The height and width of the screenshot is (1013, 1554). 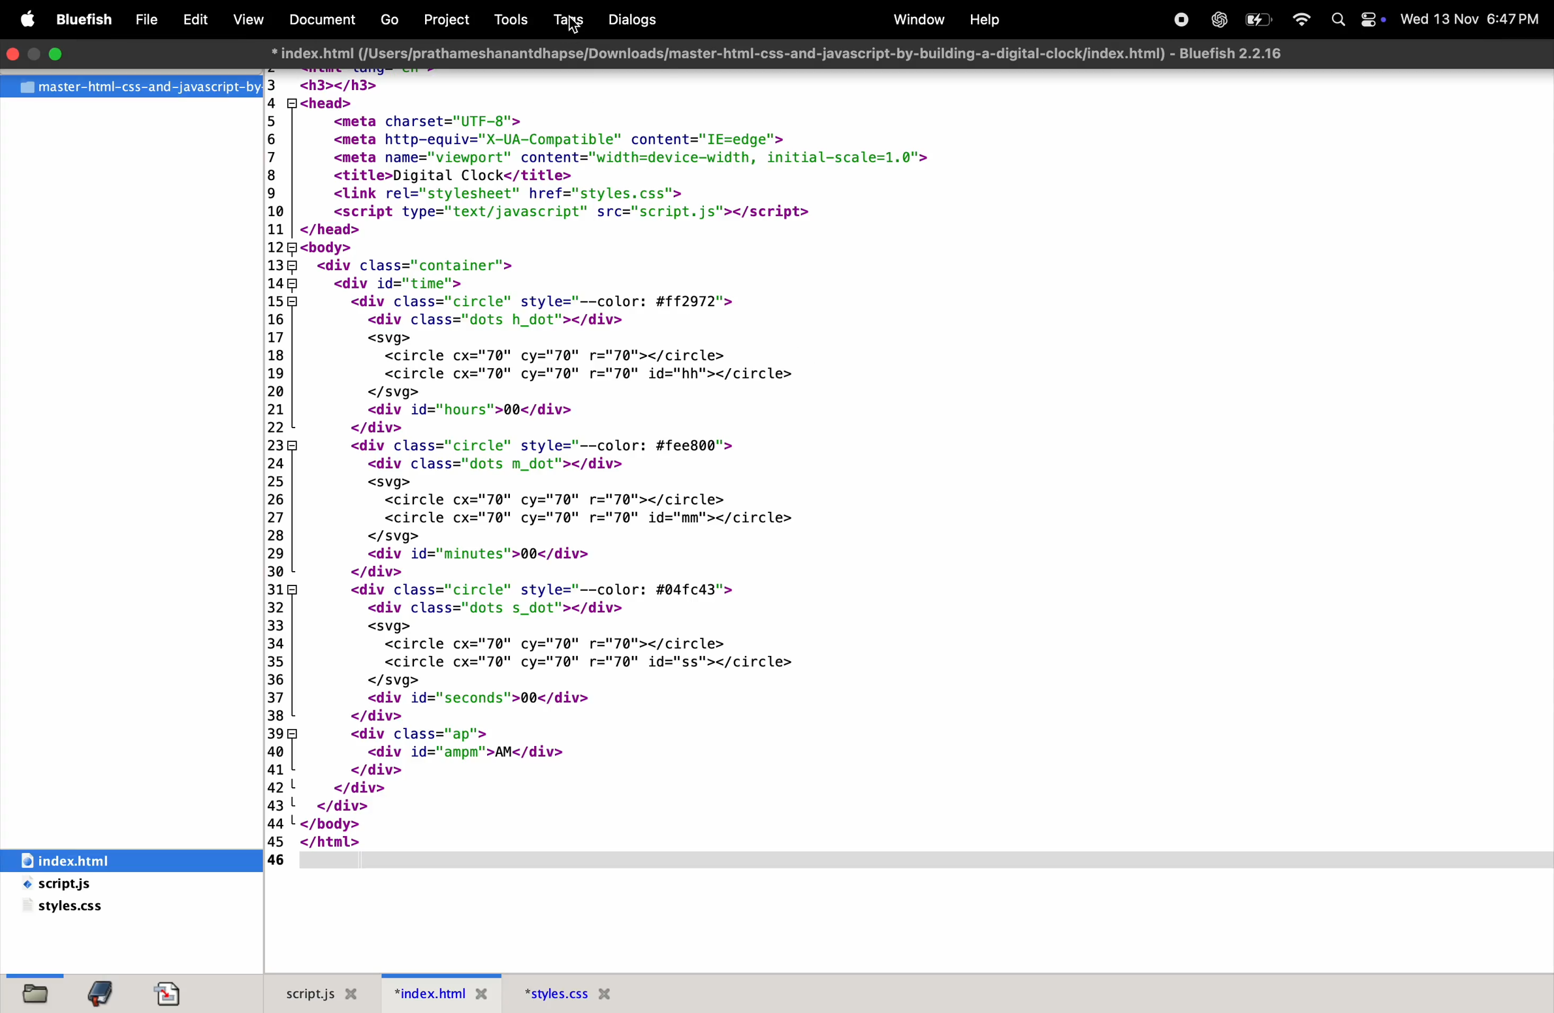 I want to click on dialogs, so click(x=650, y=18).